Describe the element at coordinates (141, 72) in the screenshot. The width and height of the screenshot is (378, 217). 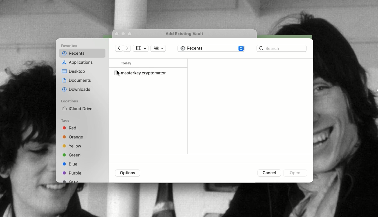
I see `Masterkey.cryptomator` at that location.